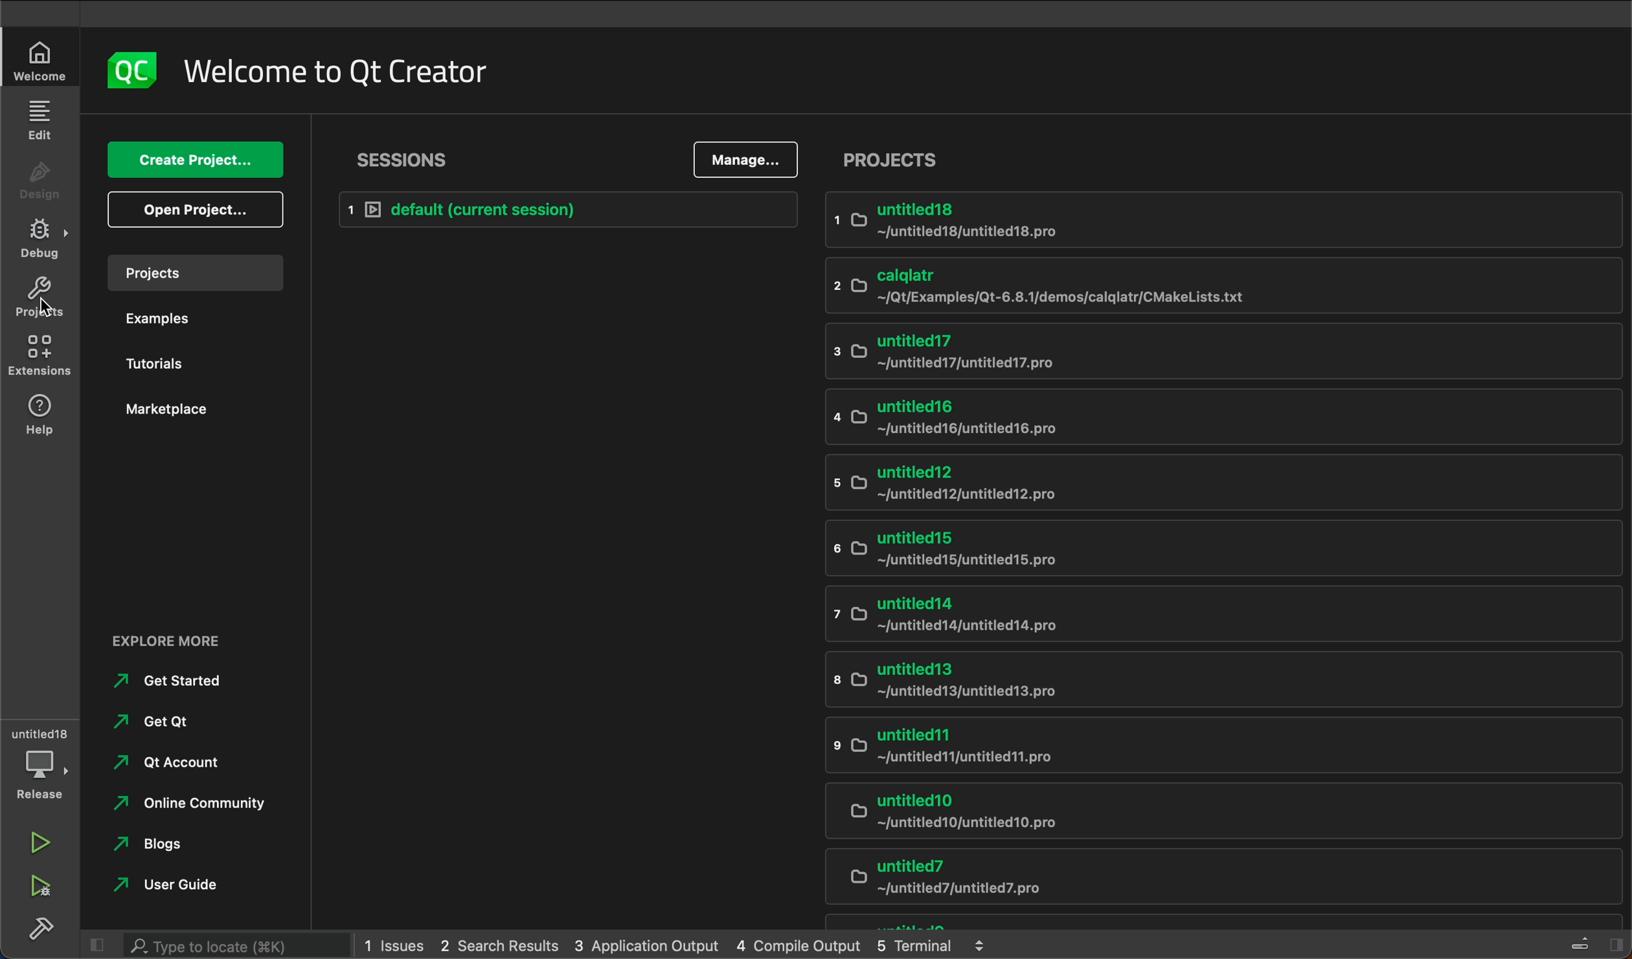  Describe the element at coordinates (184, 802) in the screenshot. I see `online community` at that location.